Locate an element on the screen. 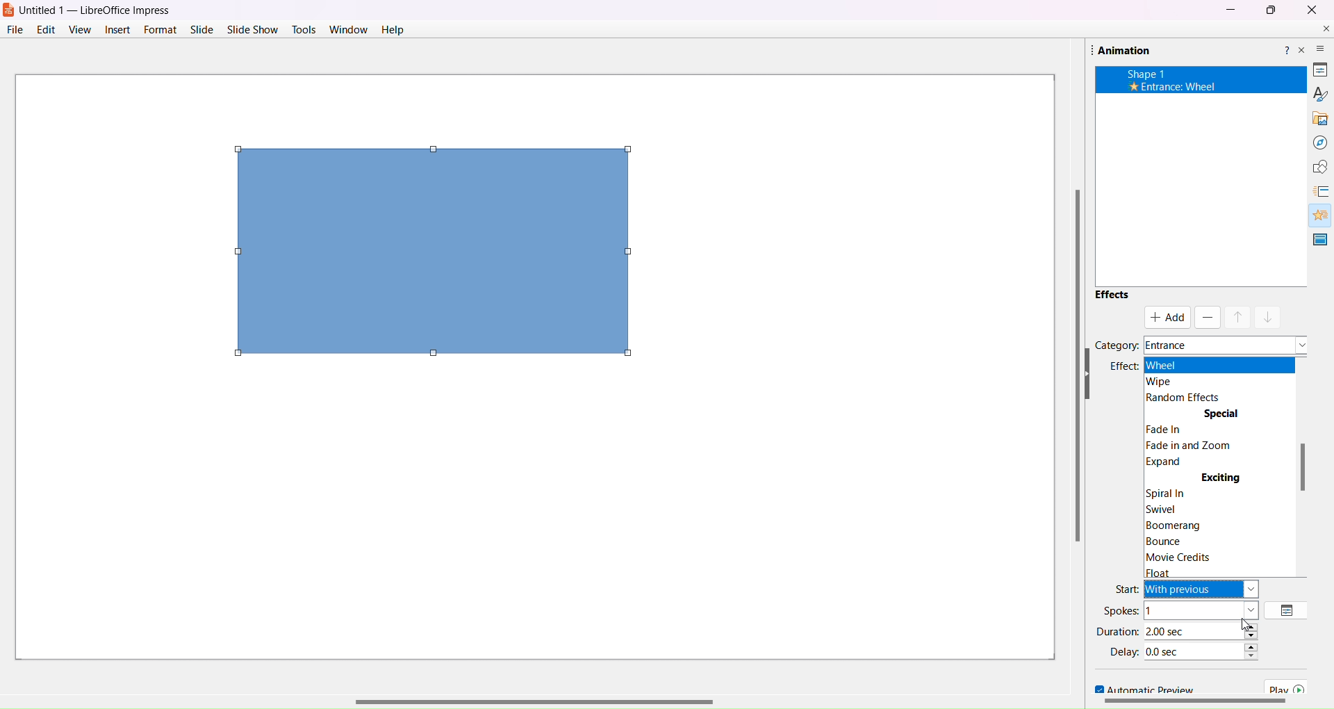  Slide Show is located at coordinates (254, 28).